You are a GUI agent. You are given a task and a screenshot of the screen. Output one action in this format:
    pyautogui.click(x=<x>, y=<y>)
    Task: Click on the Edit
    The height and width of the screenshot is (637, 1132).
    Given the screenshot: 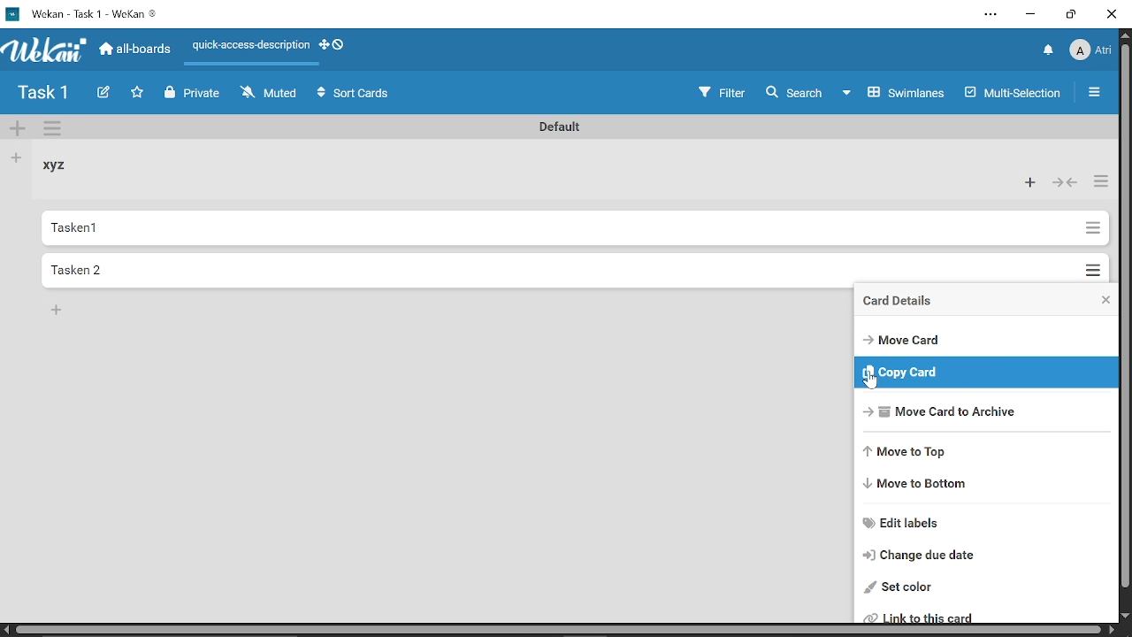 What is the action you would take?
    pyautogui.click(x=104, y=93)
    